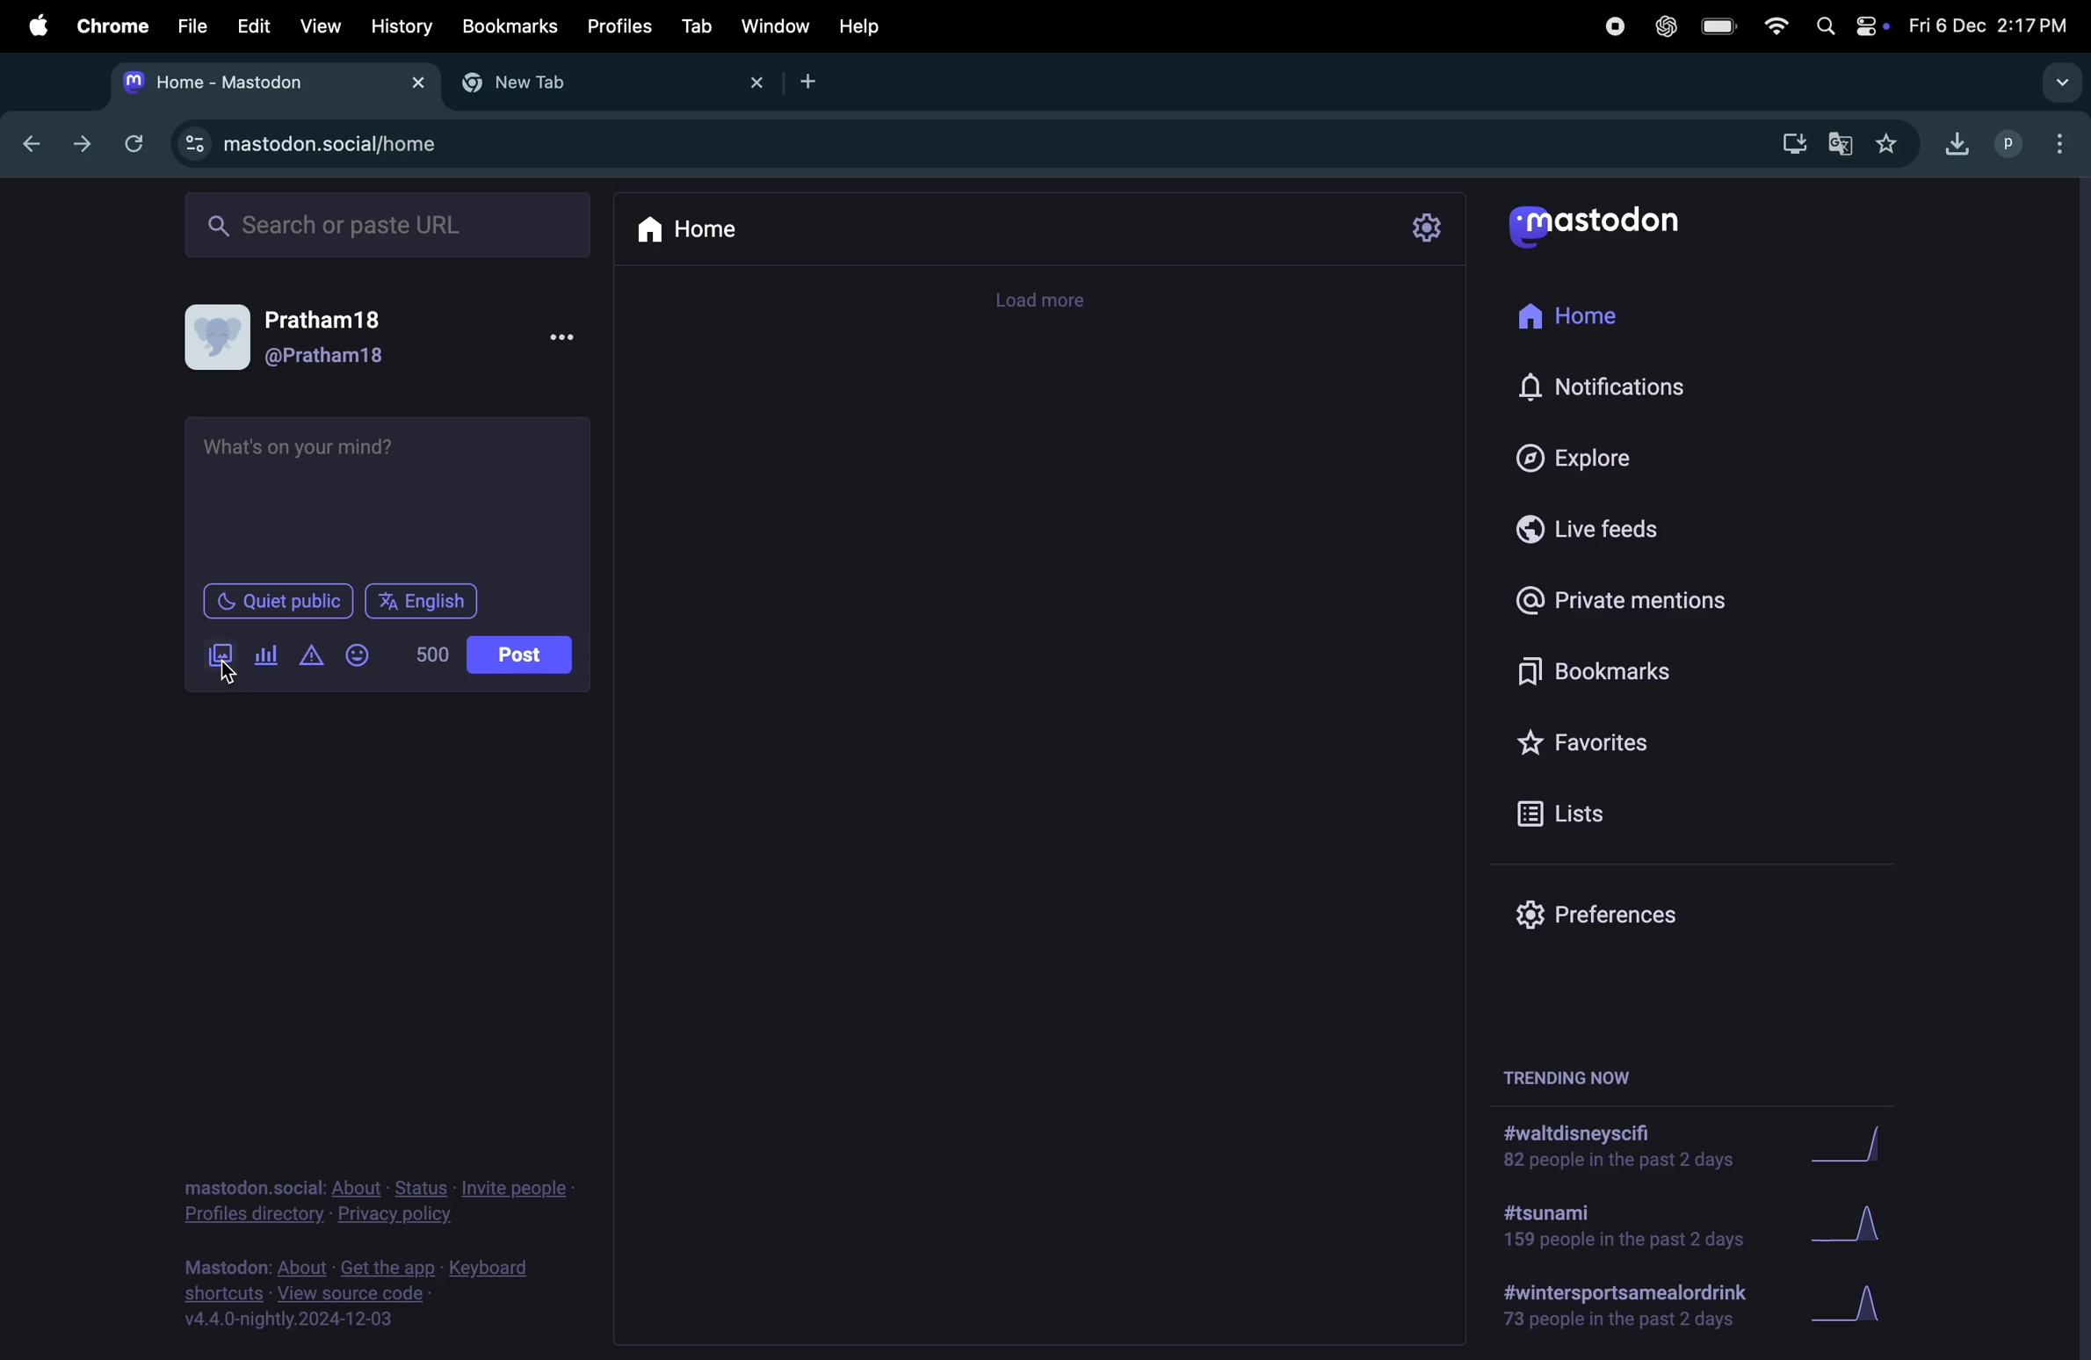  Describe the element at coordinates (1791, 141) in the screenshot. I see `downloads` at that location.